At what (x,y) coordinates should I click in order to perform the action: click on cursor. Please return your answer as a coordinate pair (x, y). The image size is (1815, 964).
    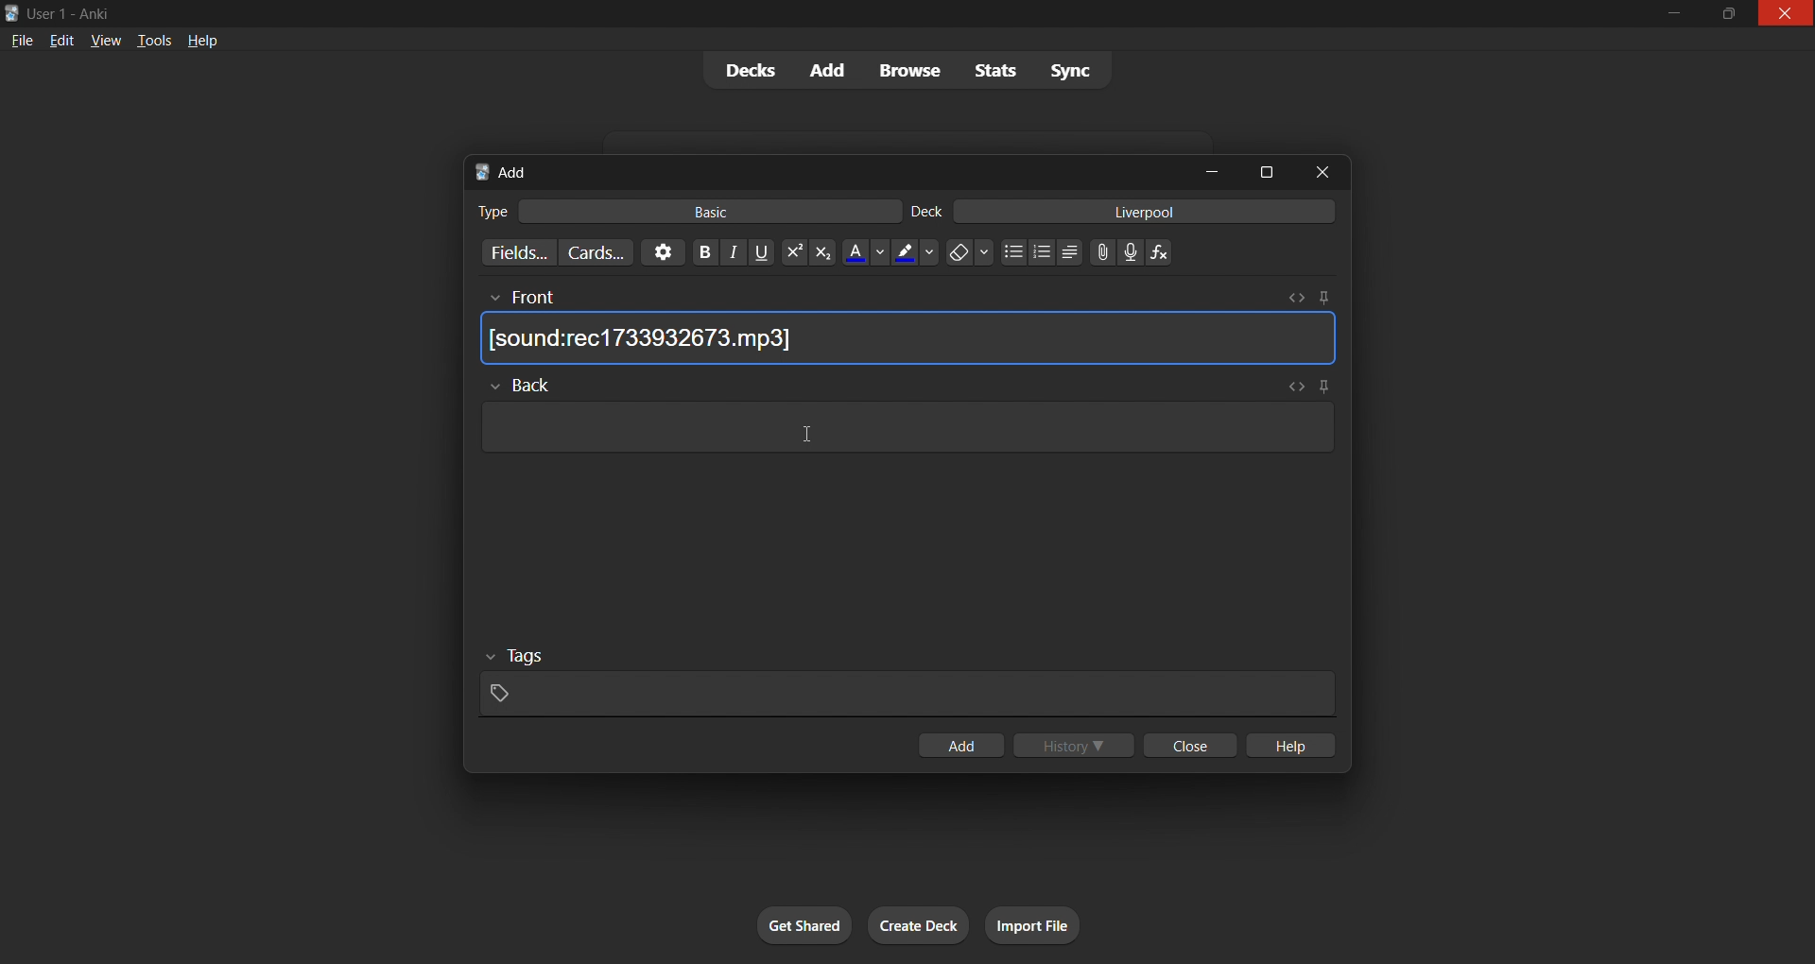
    Looking at the image, I should click on (804, 434).